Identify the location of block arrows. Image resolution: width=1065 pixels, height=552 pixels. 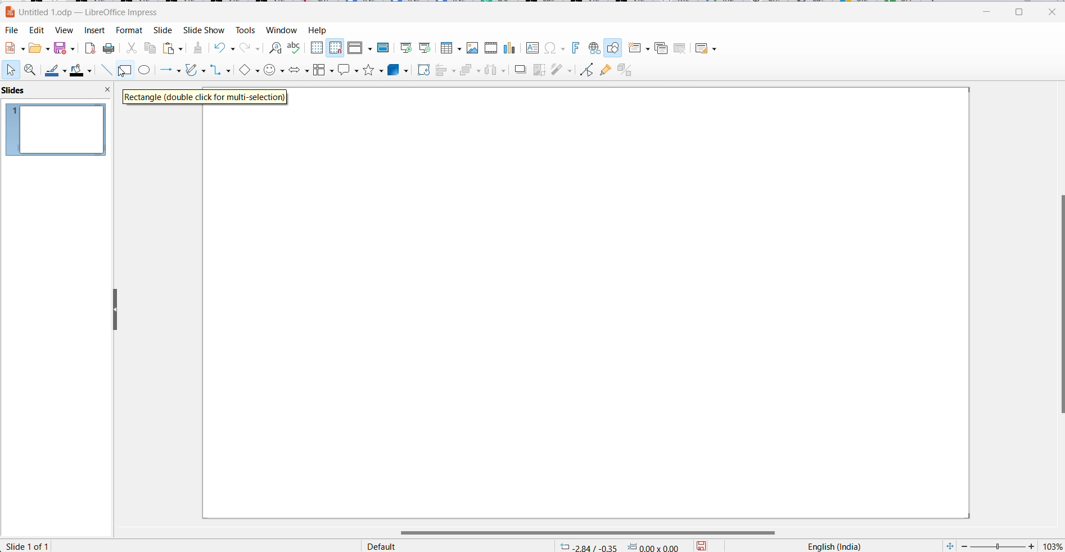
(299, 70).